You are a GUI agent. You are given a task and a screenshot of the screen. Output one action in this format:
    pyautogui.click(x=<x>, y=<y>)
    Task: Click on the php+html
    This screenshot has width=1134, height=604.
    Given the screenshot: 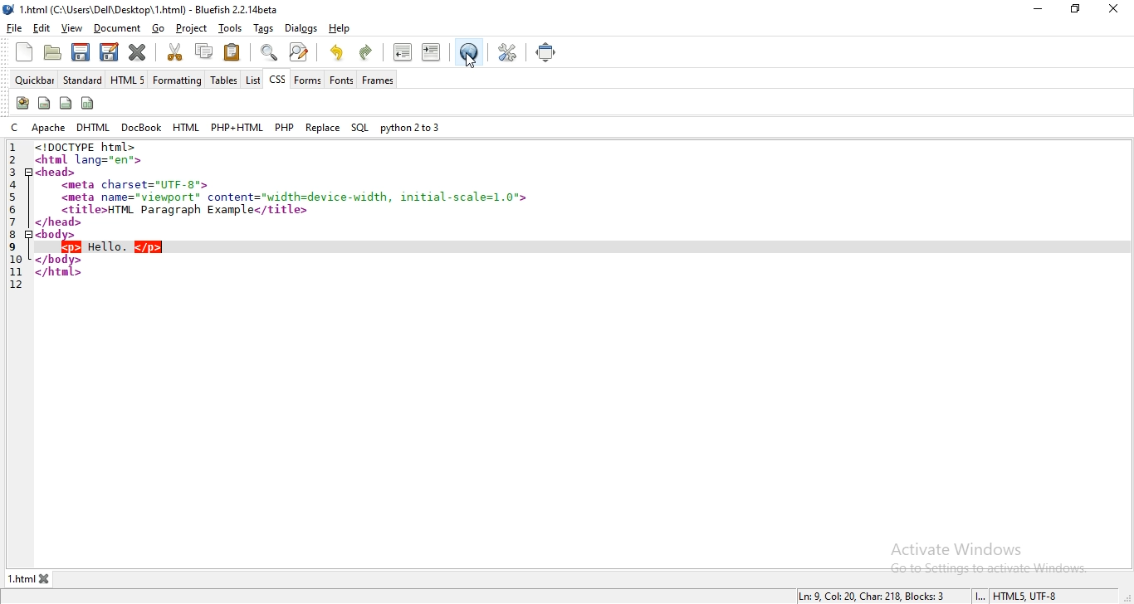 What is the action you would take?
    pyautogui.click(x=236, y=126)
    